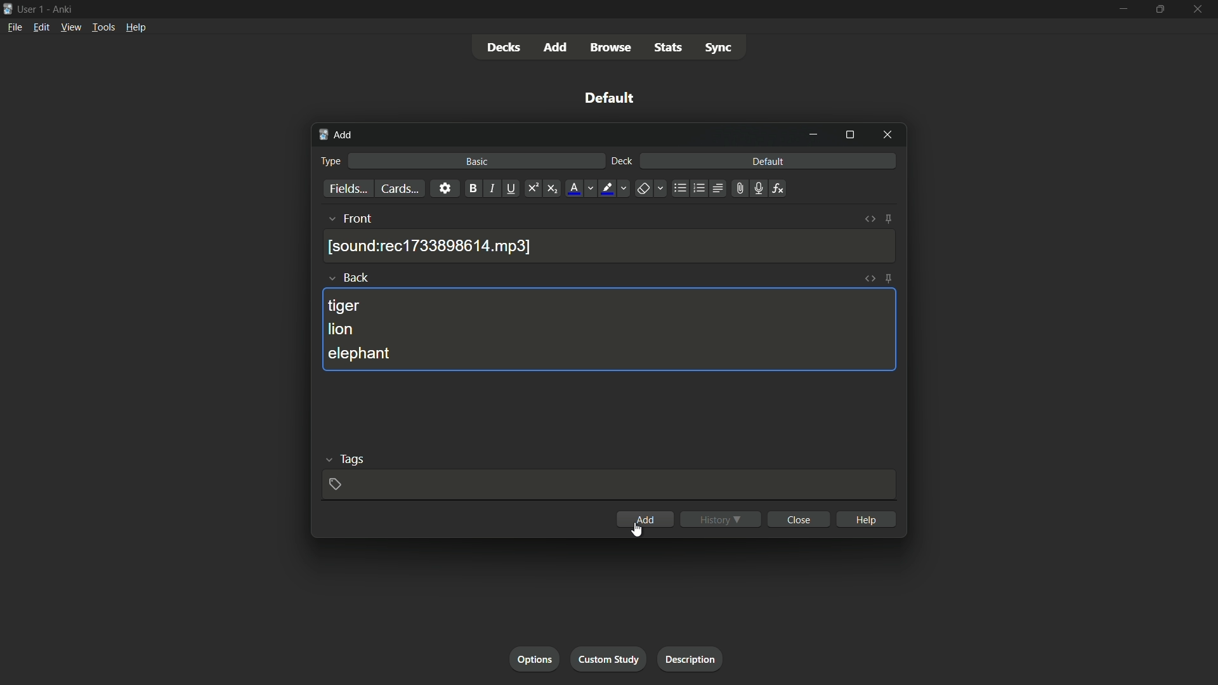 Image resolution: width=1218 pixels, height=685 pixels. Describe the element at coordinates (332, 160) in the screenshot. I see `type` at that location.